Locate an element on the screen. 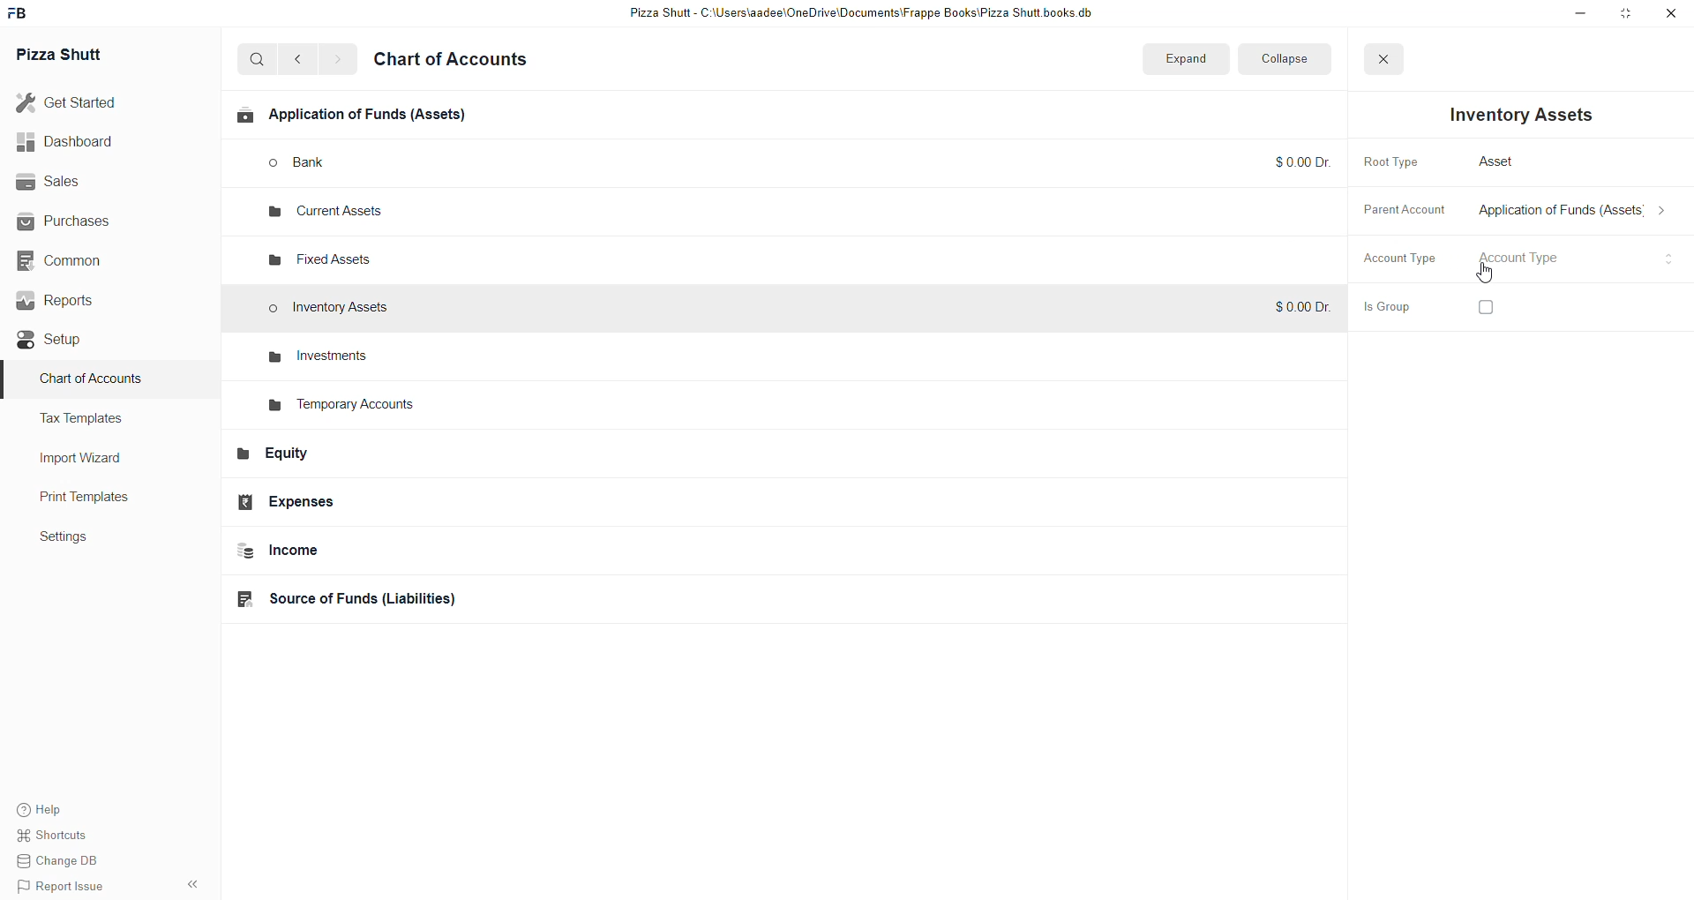 The image size is (1694, 900). search is located at coordinates (258, 61).